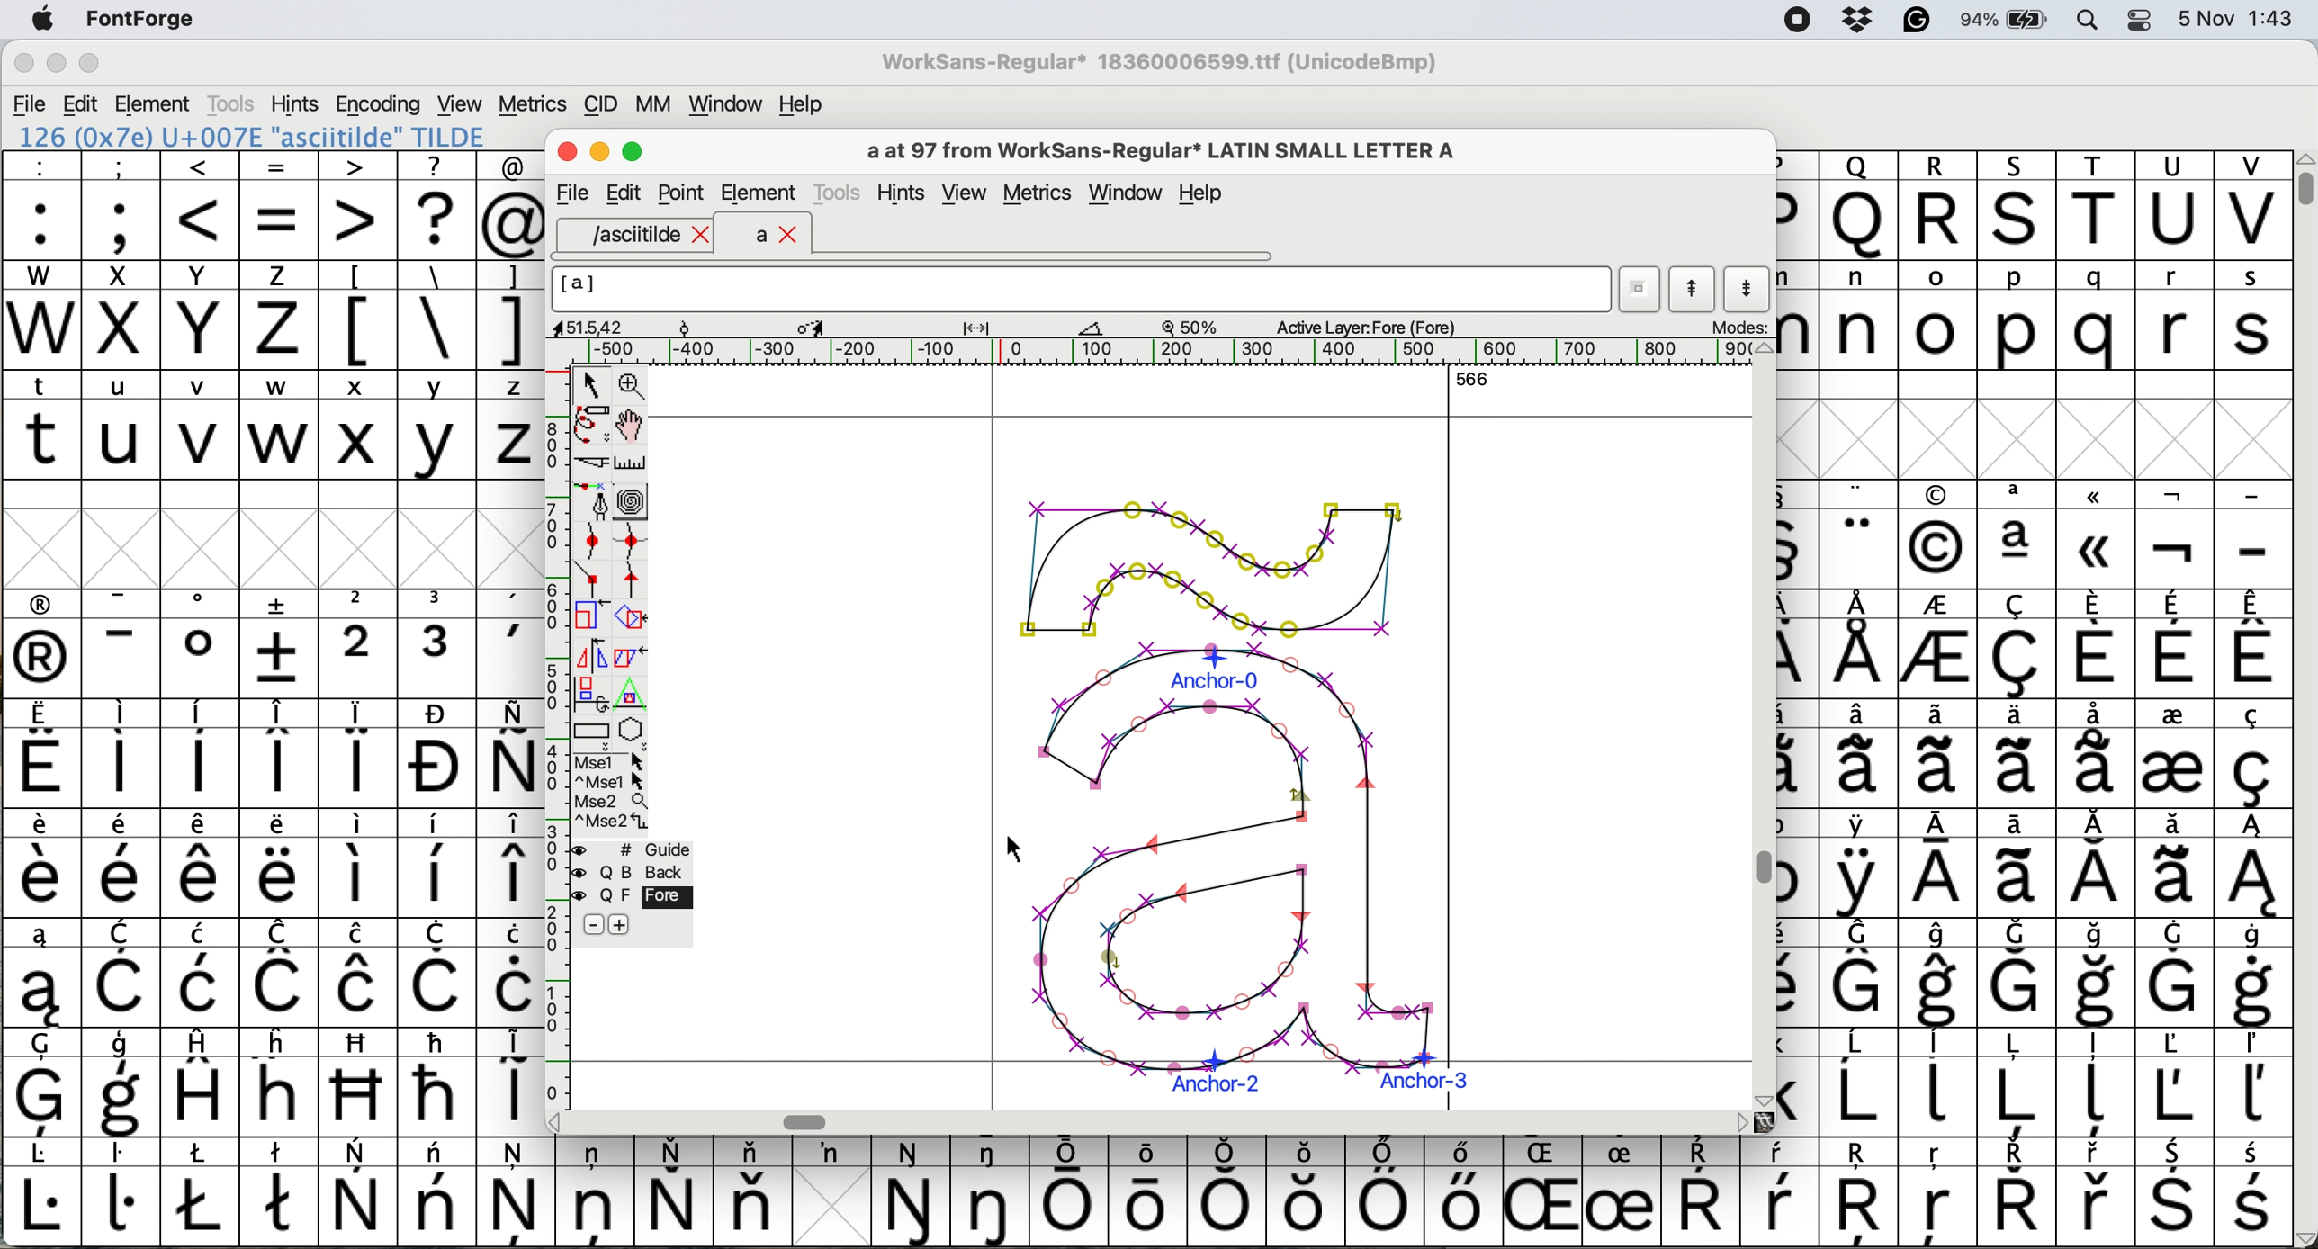 The height and width of the screenshot is (1249, 2318). Describe the element at coordinates (631, 695) in the screenshot. I see `perform a perspective transformation on selection` at that location.